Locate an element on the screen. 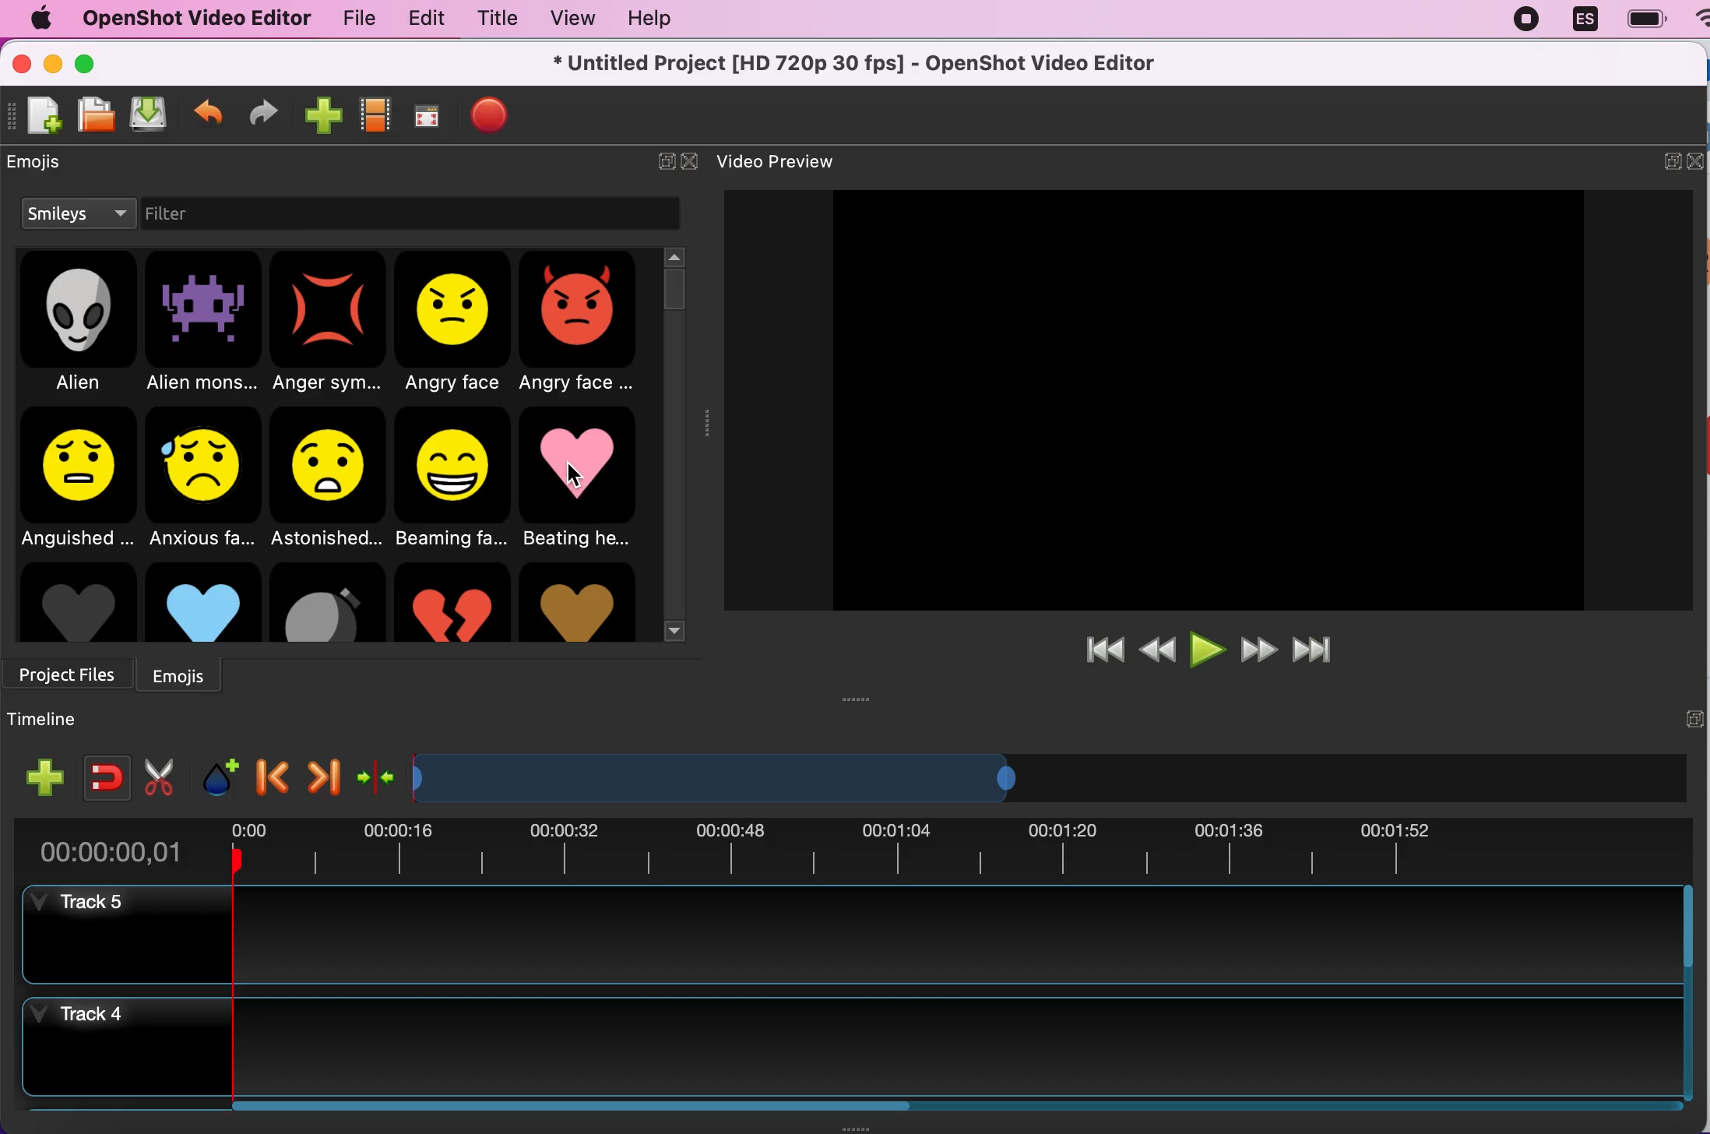 The height and width of the screenshot is (1134, 1710). import files is located at coordinates (322, 112).